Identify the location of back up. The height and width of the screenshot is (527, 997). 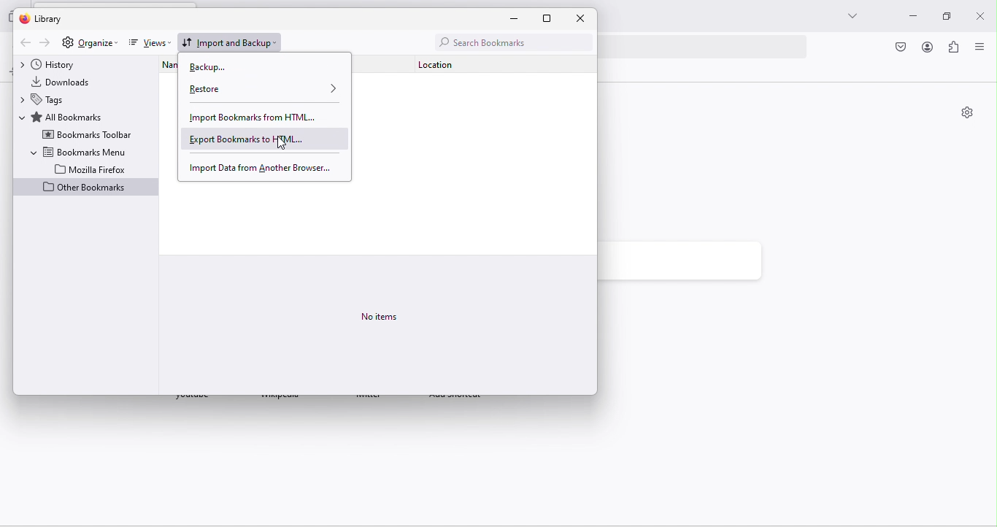
(218, 67).